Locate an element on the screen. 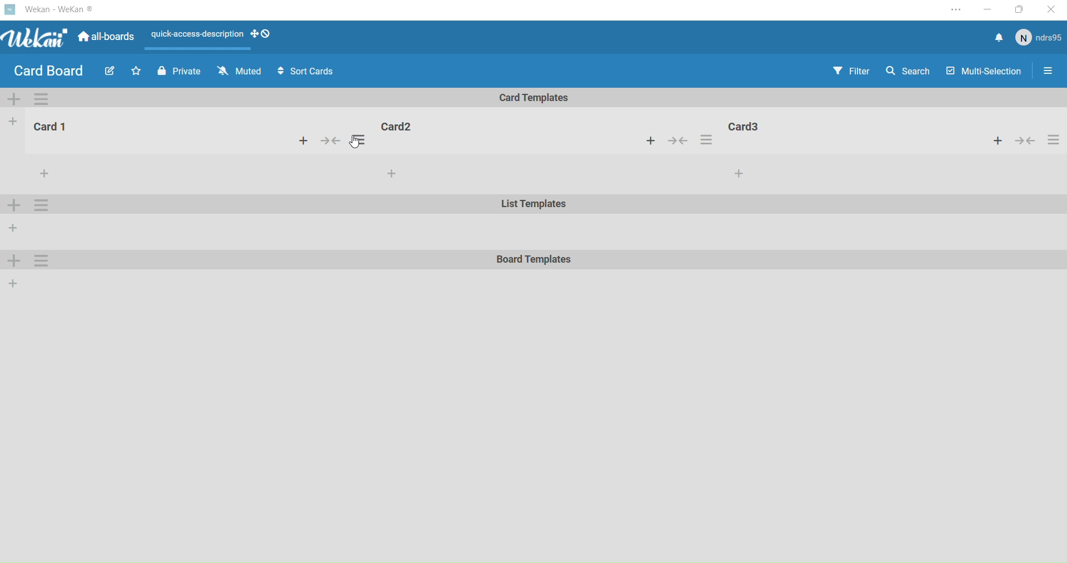 This screenshot has height=563, width=1067. desktop drag handles is located at coordinates (261, 34).